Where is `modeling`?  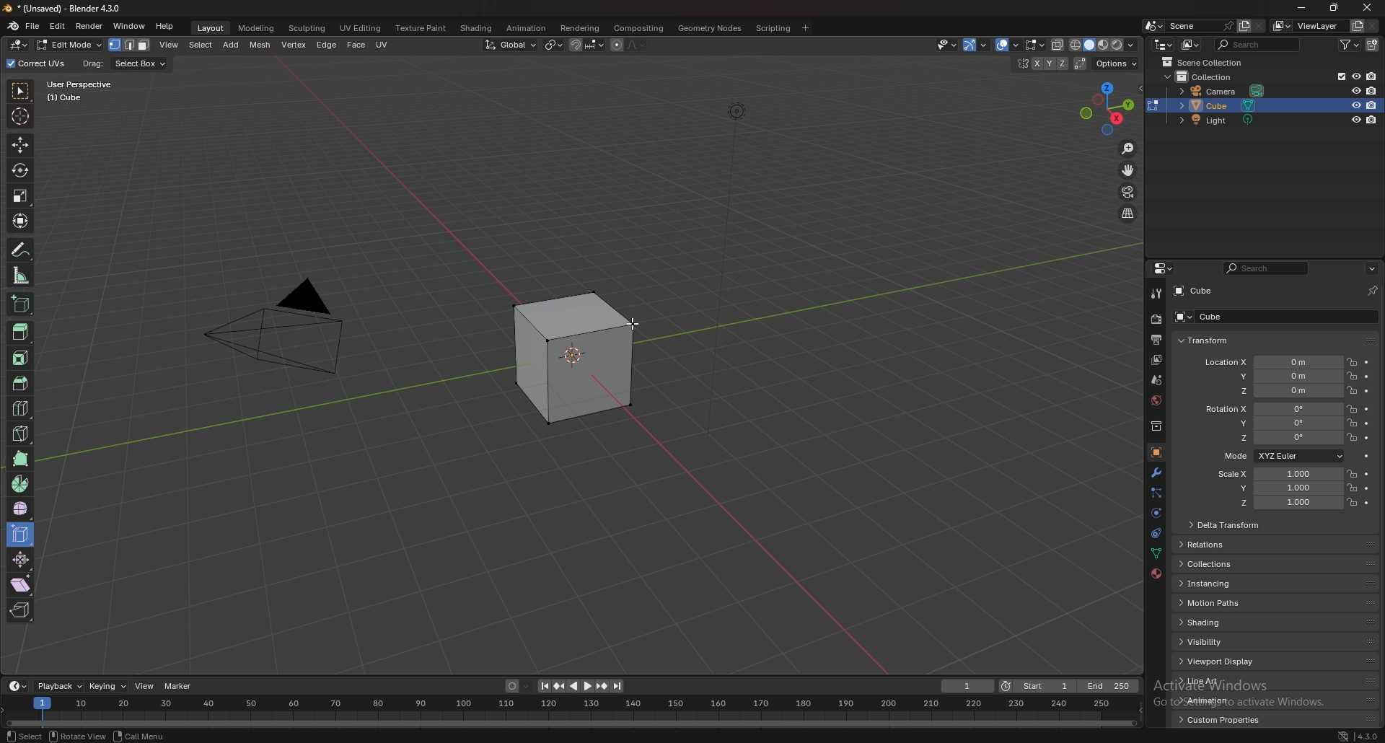 modeling is located at coordinates (255, 28).